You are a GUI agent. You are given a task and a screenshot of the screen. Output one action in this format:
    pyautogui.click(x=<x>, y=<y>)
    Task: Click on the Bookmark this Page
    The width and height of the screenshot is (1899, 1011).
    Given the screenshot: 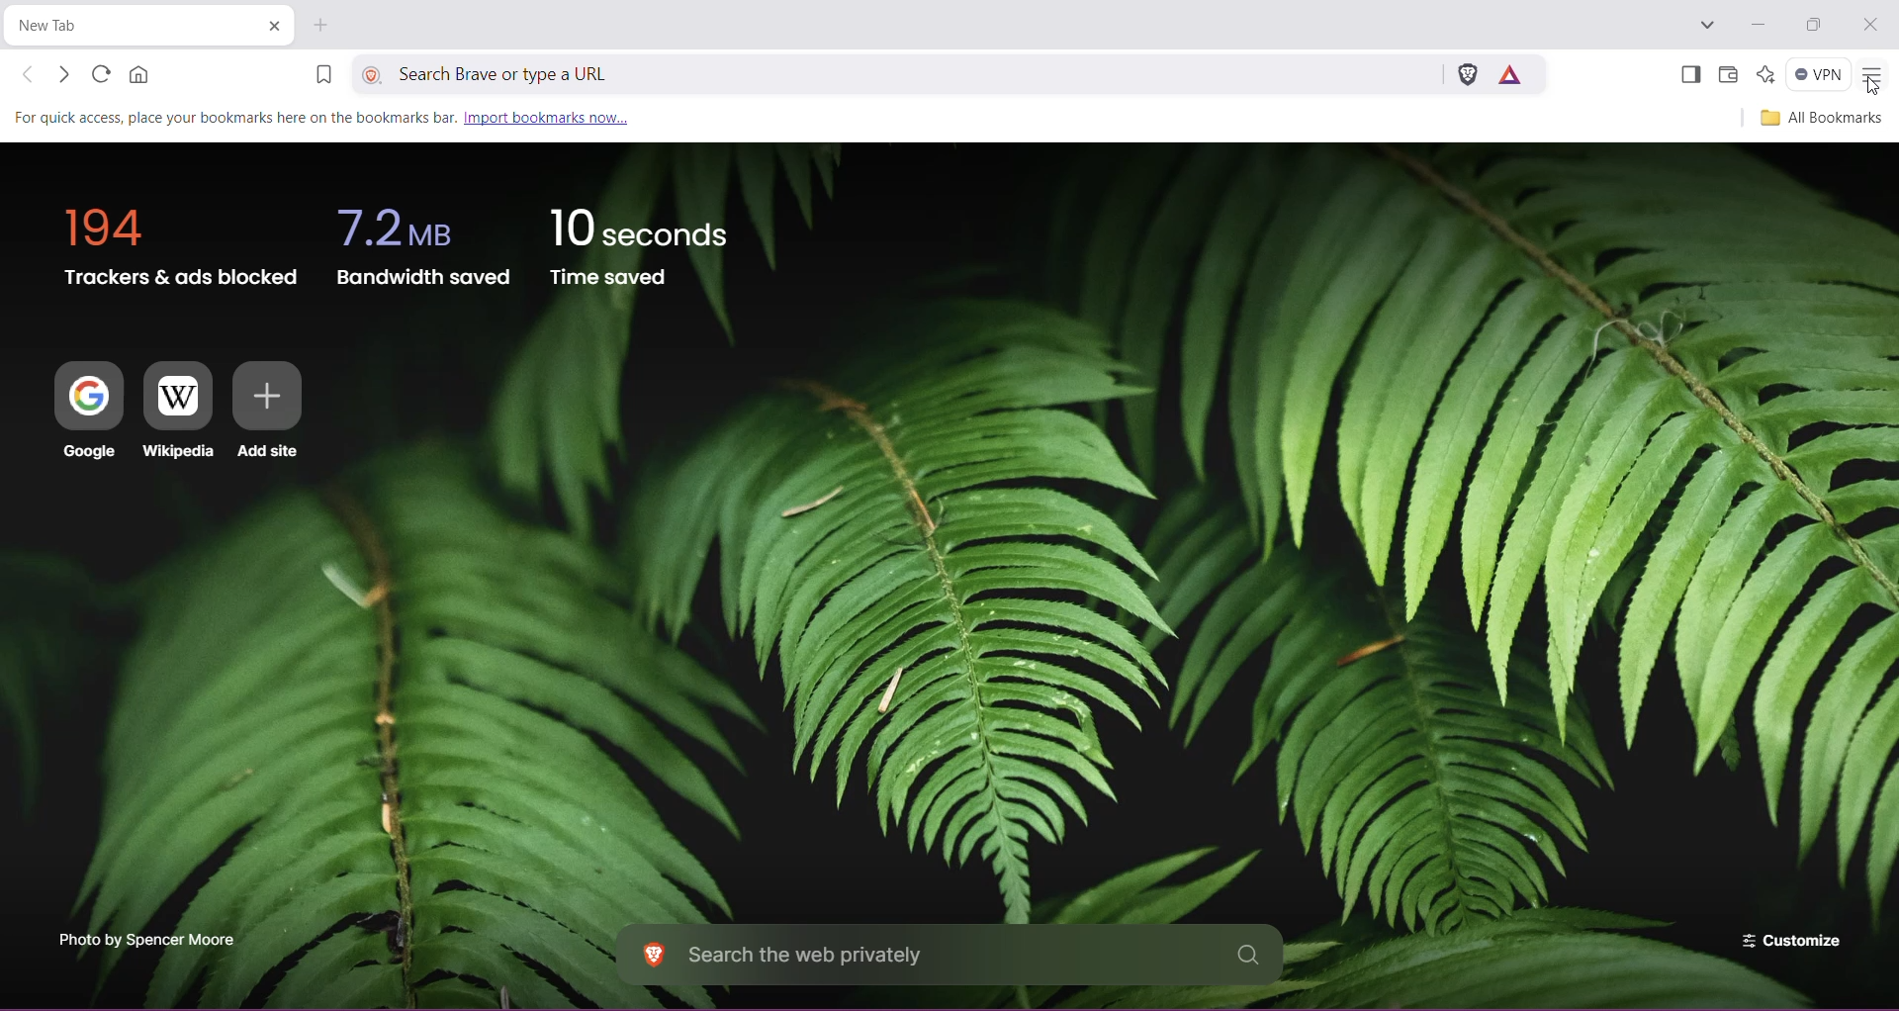 What is the action you would take?
    pyautogui.click(x=321, y=77)
    